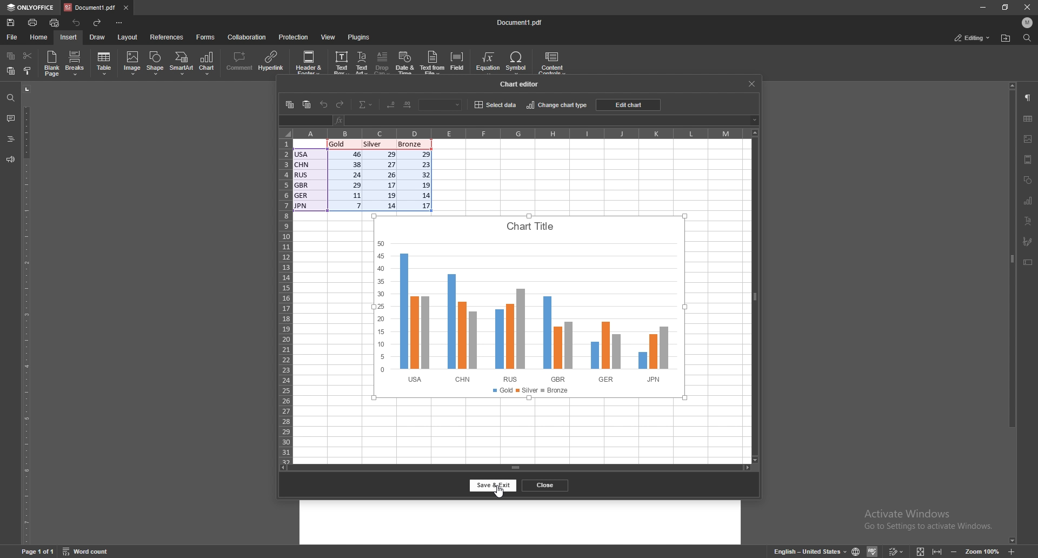 This screenshot has width=1038, height=558. Describe the element at coordinates (352, 184) in the screenshot. I see `29` at that location.